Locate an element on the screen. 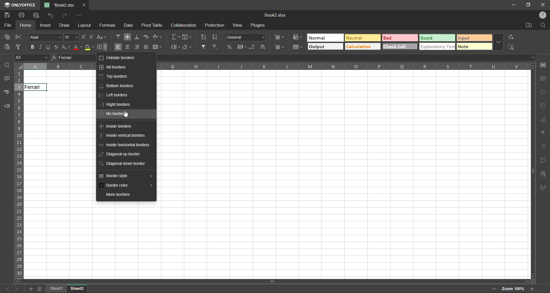 This screenshot has height=293, width=550. bottom borders is located at coordinates (117, 85).